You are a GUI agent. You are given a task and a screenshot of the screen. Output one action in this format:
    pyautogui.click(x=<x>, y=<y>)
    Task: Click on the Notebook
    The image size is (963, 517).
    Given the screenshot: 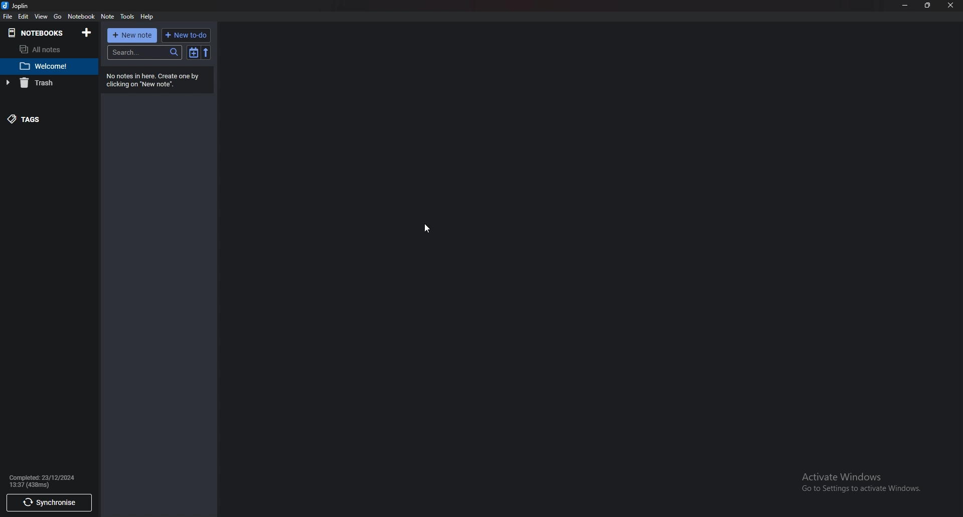 What is the action you would take?
    pyautogui.click(x=81, y=16)
    